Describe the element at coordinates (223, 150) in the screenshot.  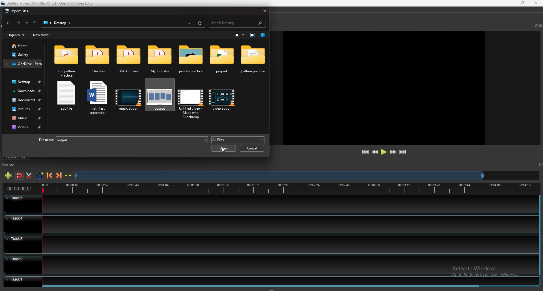
I see `cursor` at that location.